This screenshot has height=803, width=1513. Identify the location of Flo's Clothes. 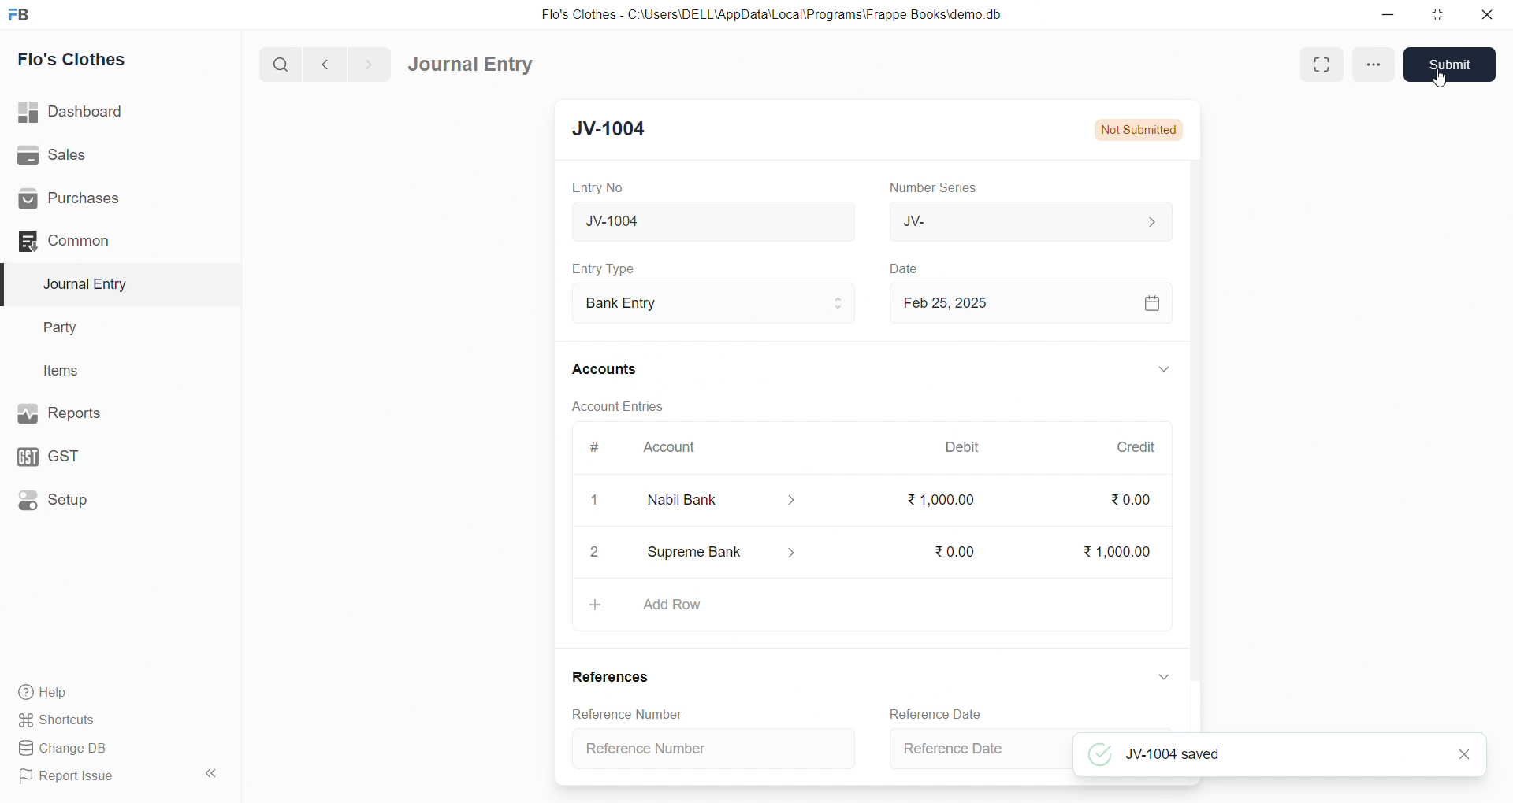
(113, 60).